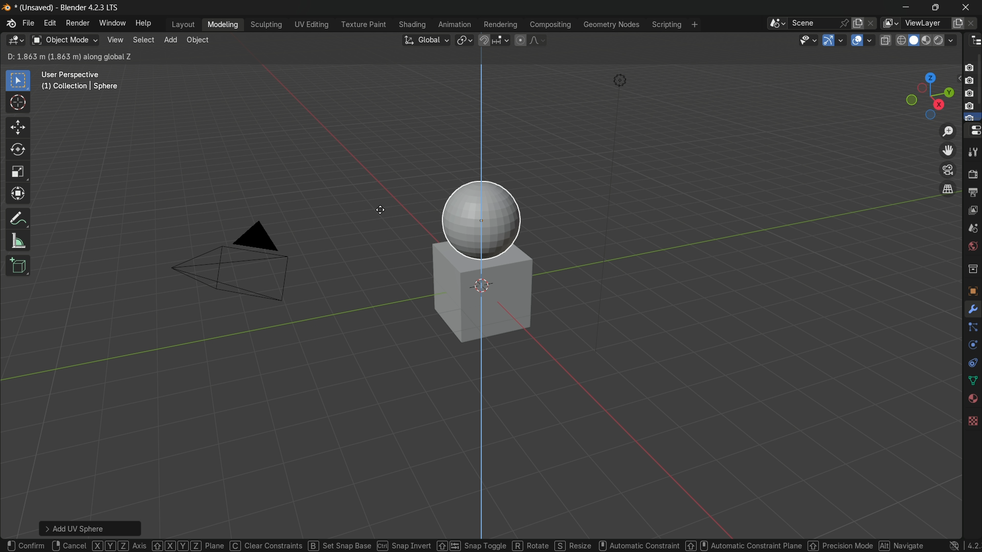 This screenshot has width=982, height=552. What do you see at coordinates (14, 40) in the screenshot?
I see `3d viewport` at bounding box center [14, 40].